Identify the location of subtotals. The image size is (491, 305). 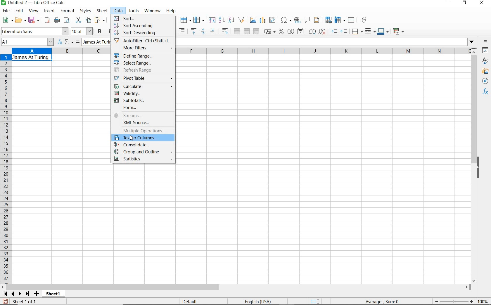
(143, 101).